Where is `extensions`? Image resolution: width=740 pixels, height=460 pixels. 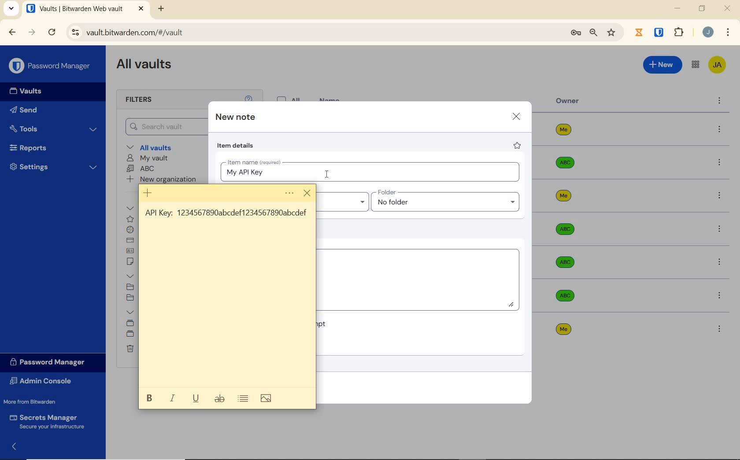
extensions is located at coordinates (680, 32).